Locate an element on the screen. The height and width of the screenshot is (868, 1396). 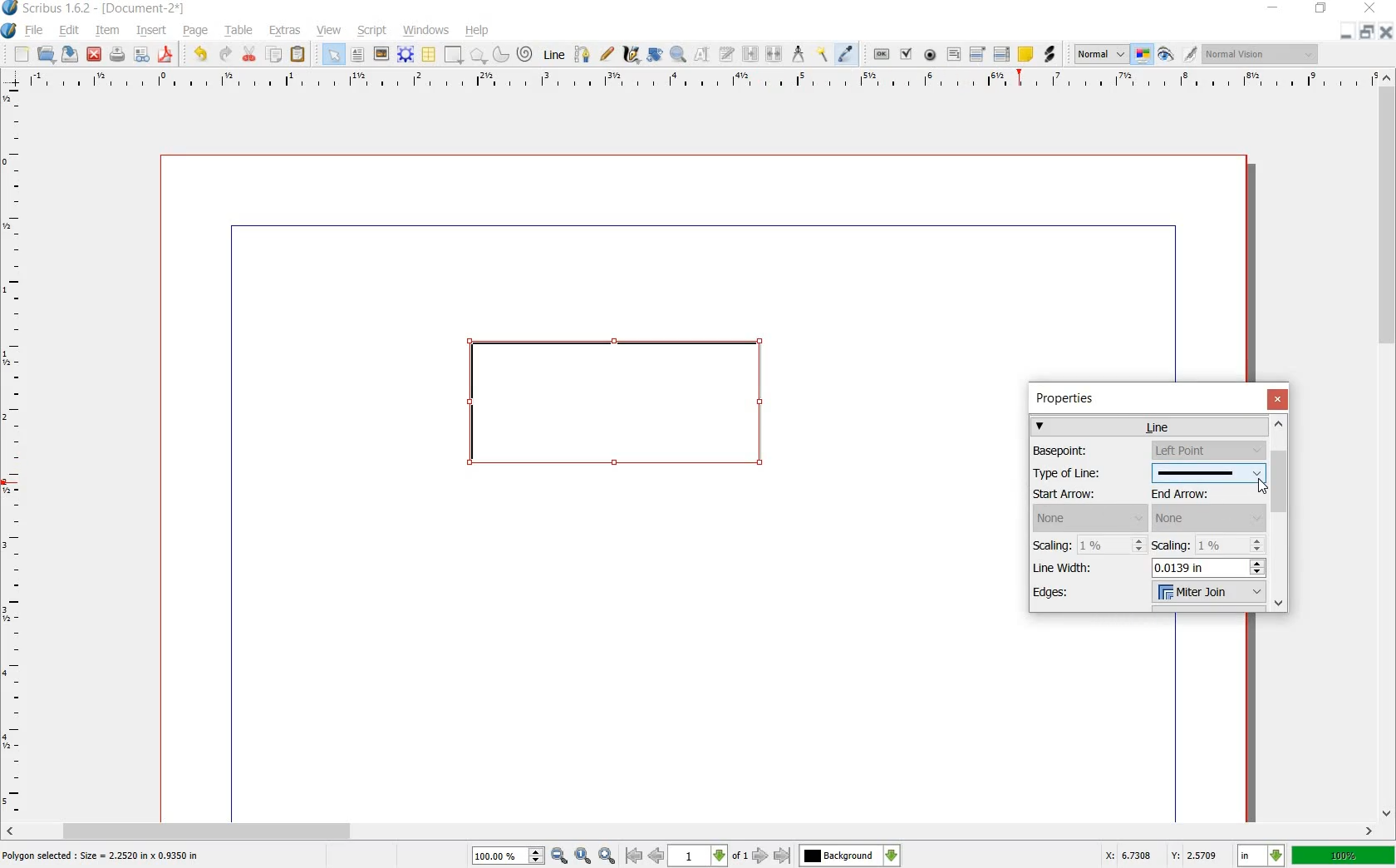
Type of Line: is located at coordinates (1084, 475).